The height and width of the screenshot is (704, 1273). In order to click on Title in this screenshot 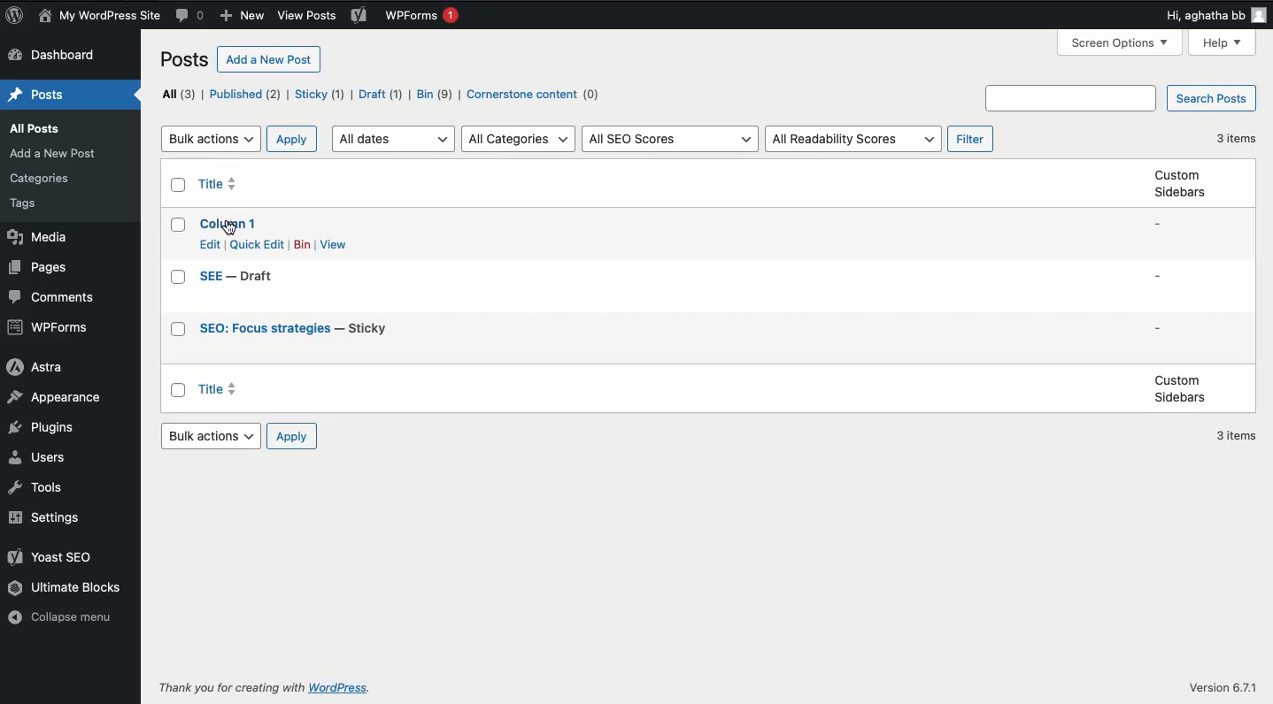, I will do `click(293, 328)`.